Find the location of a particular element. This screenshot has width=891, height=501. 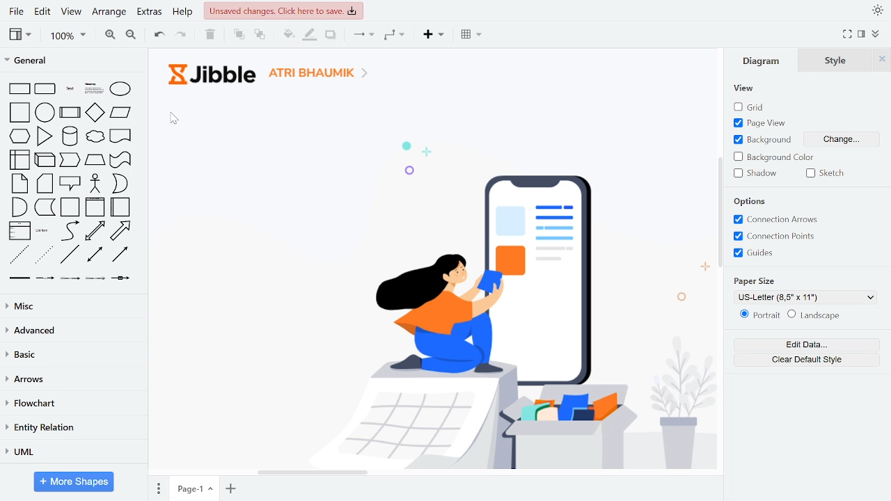

general shapes is located at coordinates (93, 278).